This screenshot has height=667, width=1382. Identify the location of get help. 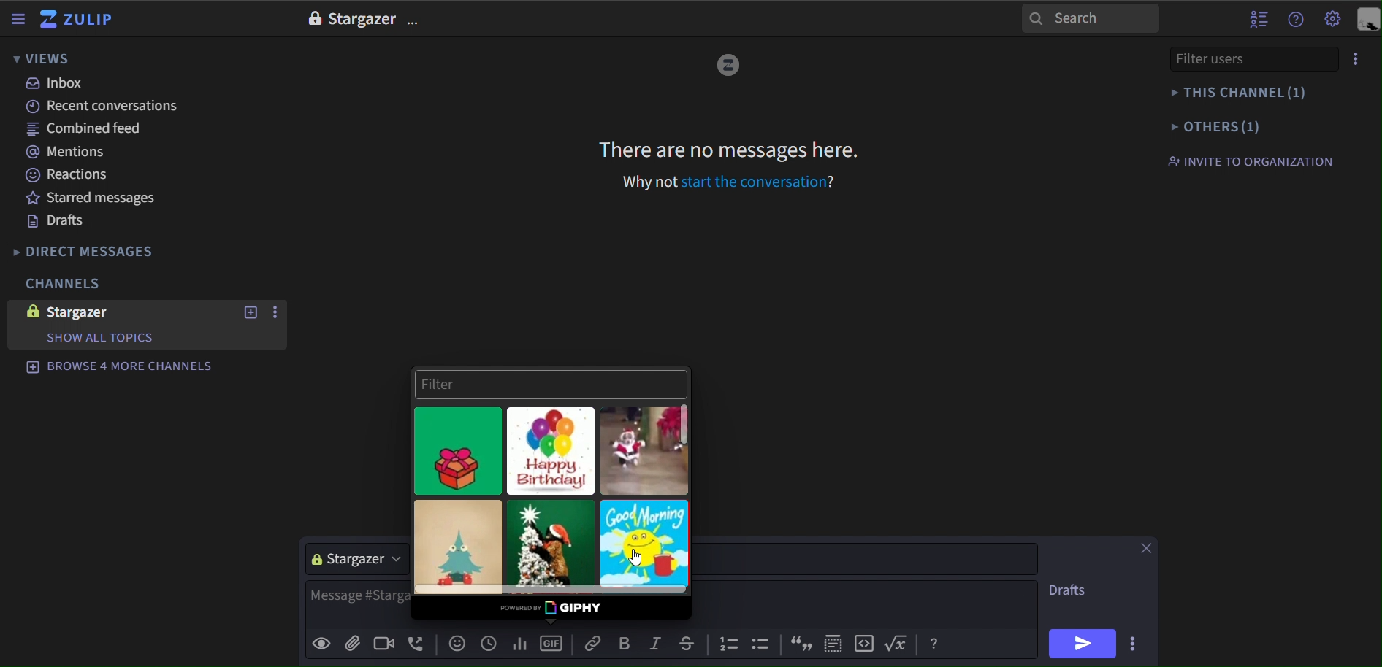
(1297, 20).